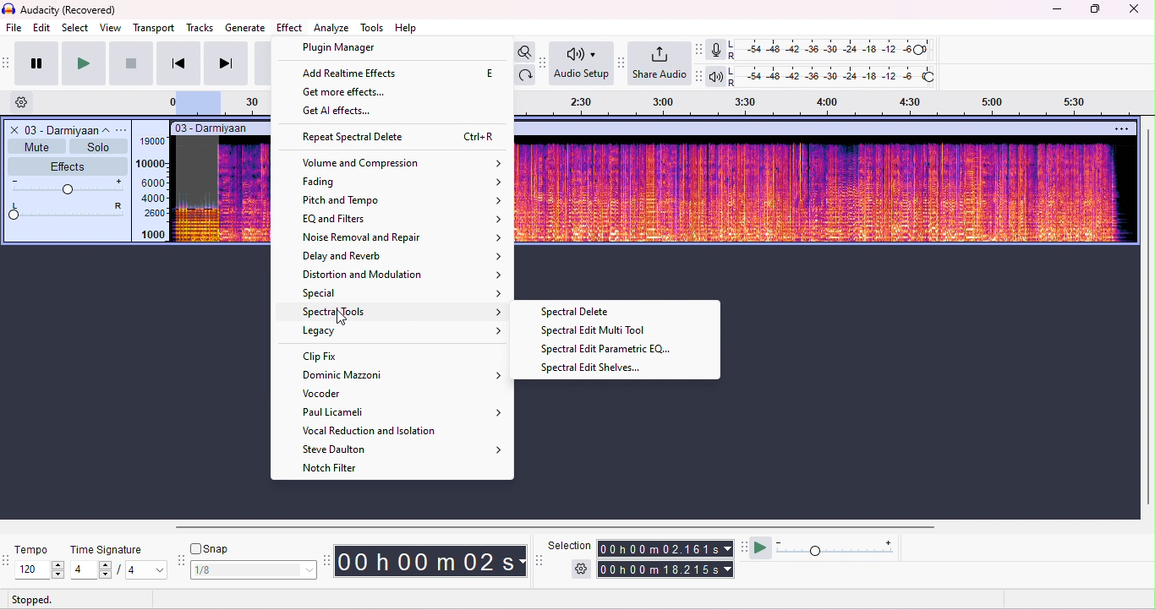 Image resolution: width=1155 pixels, height=610 pixels. Describe the element at coordinates (1147, 318) in the screenshot. I see `vertical scroll bar` at that location.